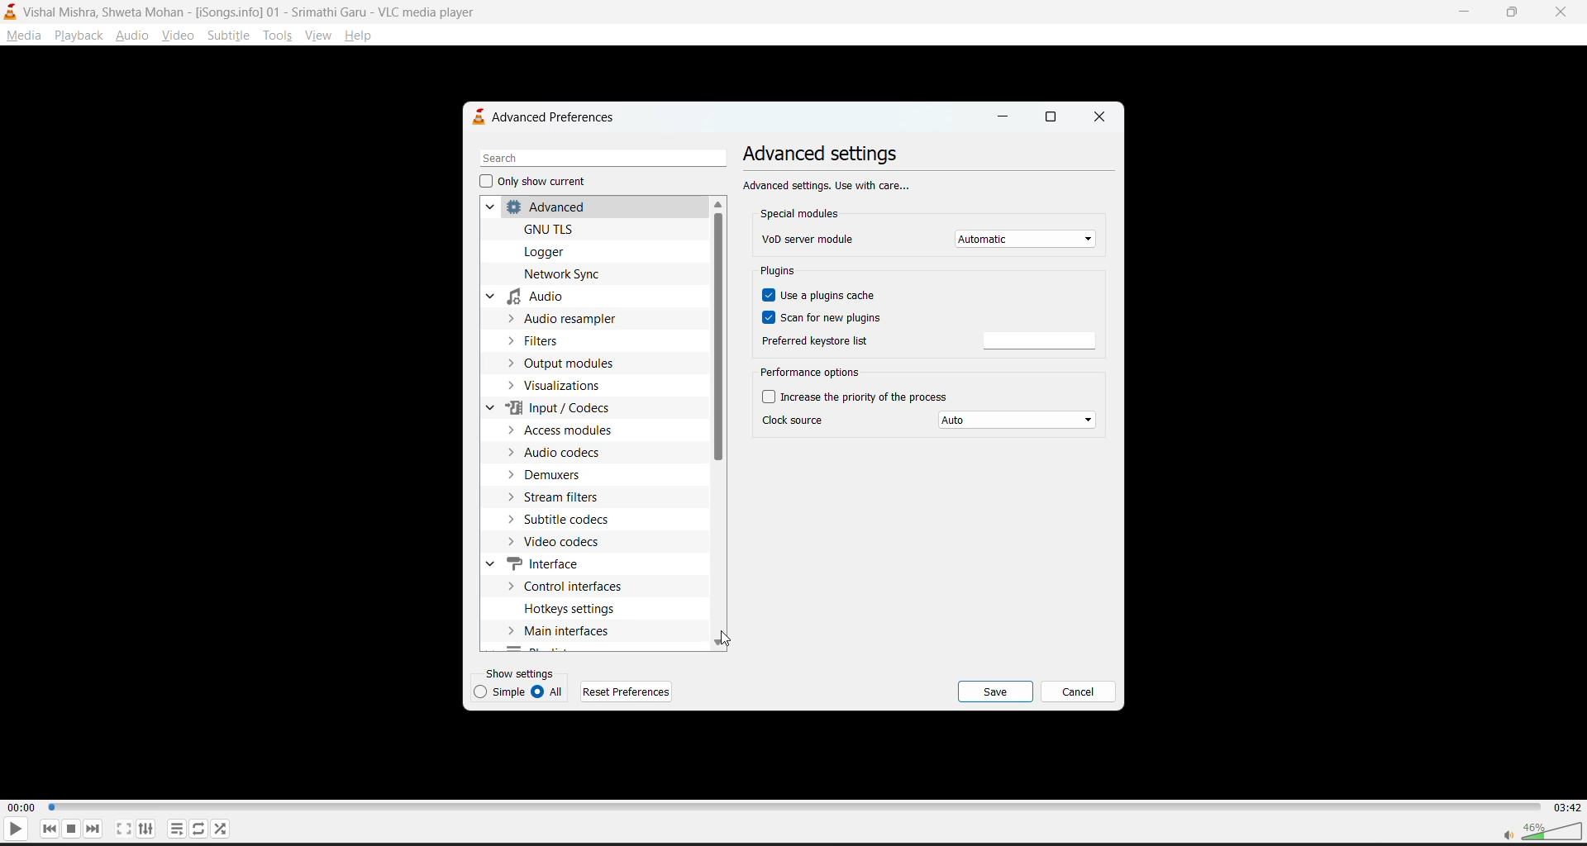  Describe the element at coordinates (571, 588) in the screenshot. I see `control interfaces` at that location.